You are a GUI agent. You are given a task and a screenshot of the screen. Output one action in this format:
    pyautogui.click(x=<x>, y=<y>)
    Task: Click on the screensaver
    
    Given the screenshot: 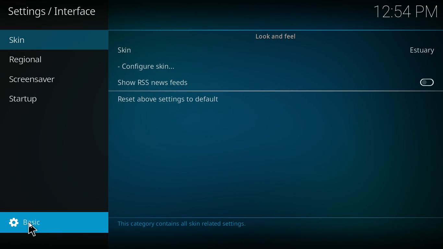 What is the action you would take?
    pyautogui.click(x=41, y=78)
    